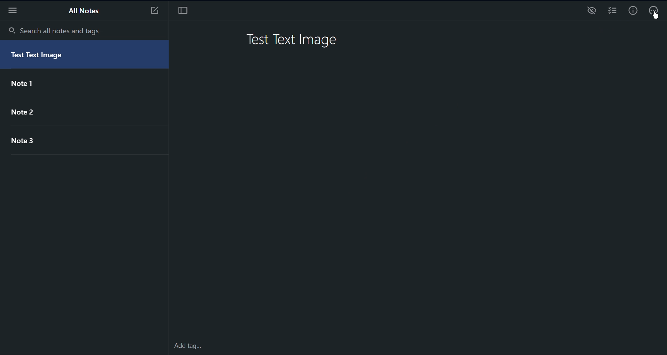 The image size is (667, 355). What do you see at coordinates (658, 16) in the screenshot?
I see `cursor` at bounding box center [658, 16].